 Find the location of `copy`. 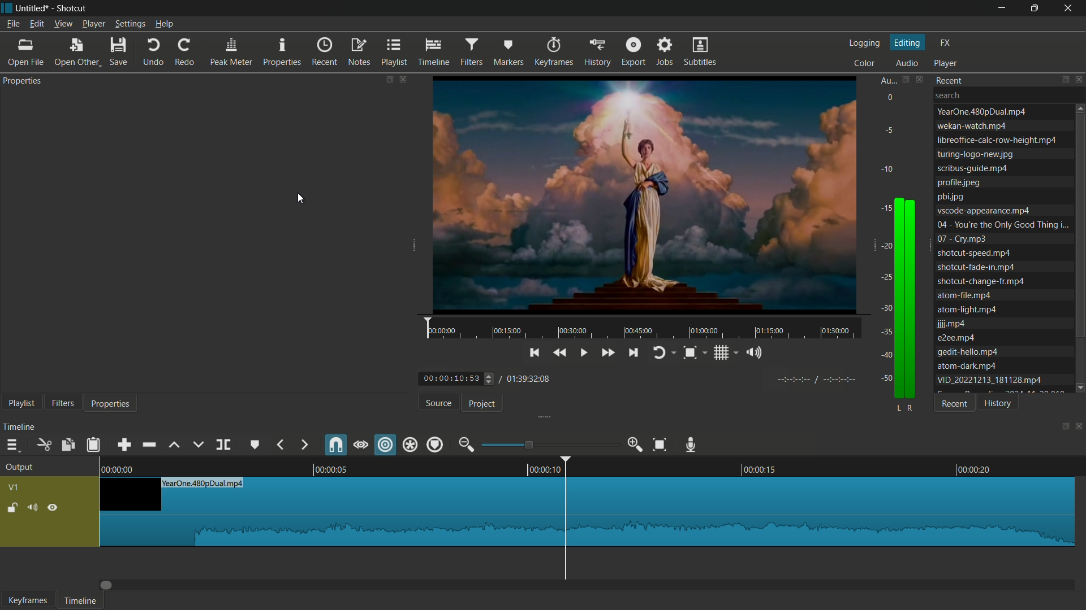

copy is located at coordinates (67, 446).